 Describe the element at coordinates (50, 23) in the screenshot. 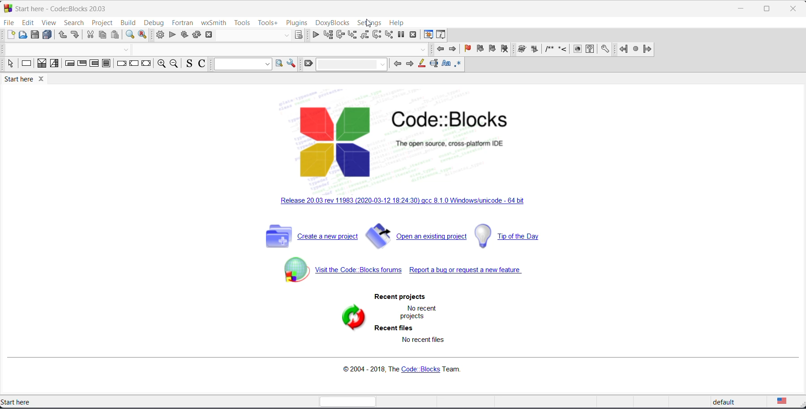

I see `view` at that location.